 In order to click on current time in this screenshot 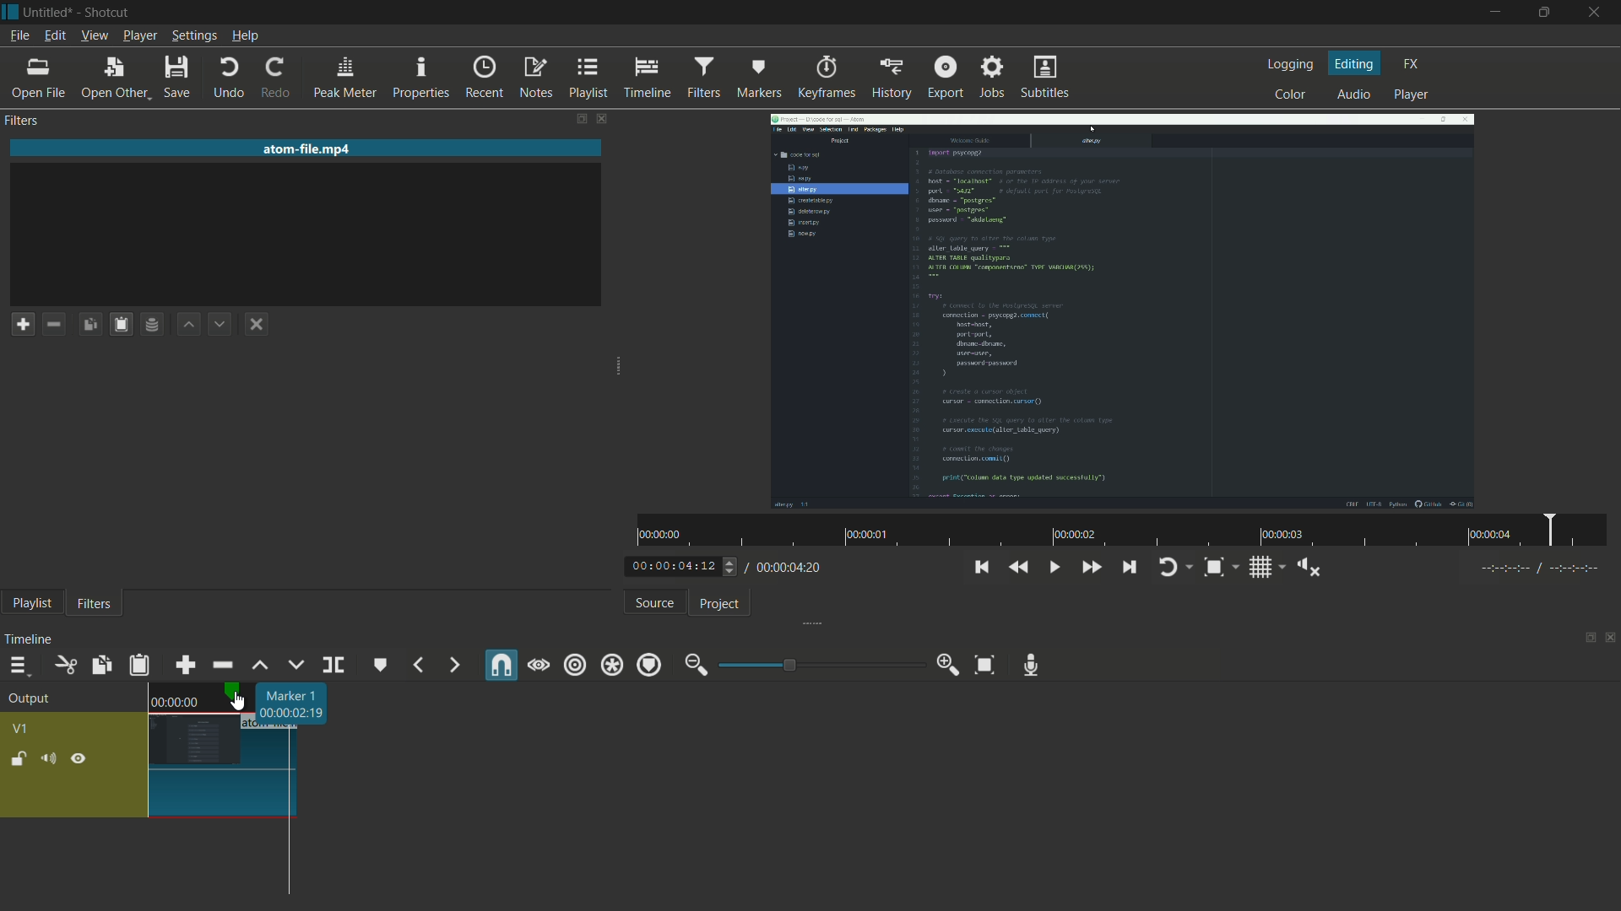, I will do `click(672, 567)`.